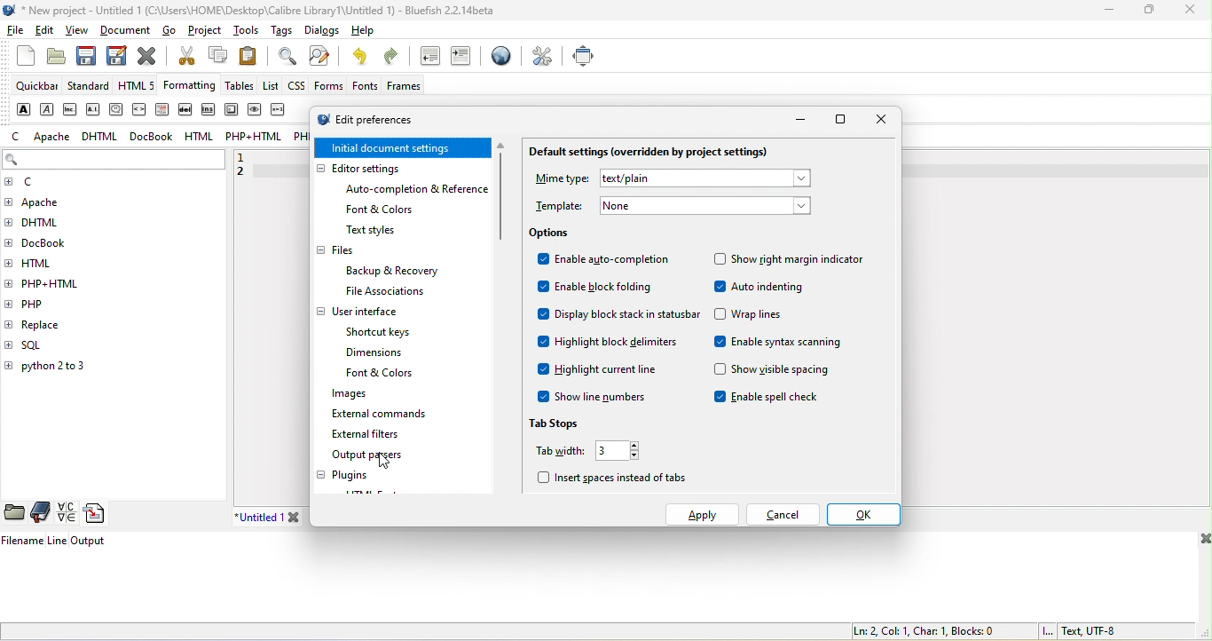 Image resolution: width=1212 pixels, height=641 pixels. What do you see at coordinates (42, 345) in the screenshot?
I see `sql` at bounding box center [42, 345].